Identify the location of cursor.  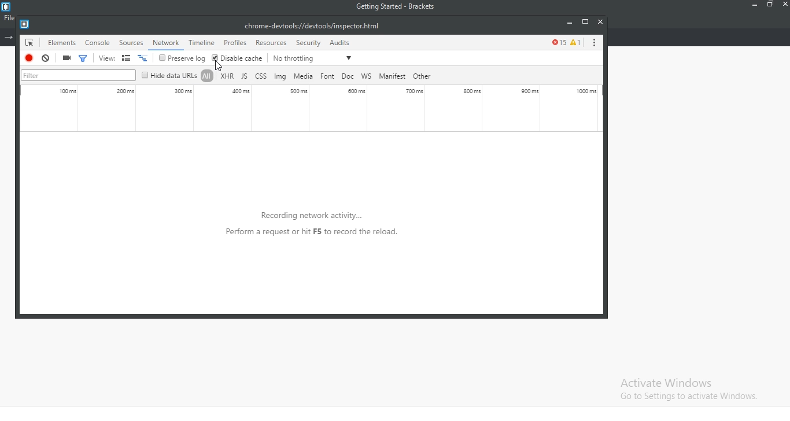
(221, 66).